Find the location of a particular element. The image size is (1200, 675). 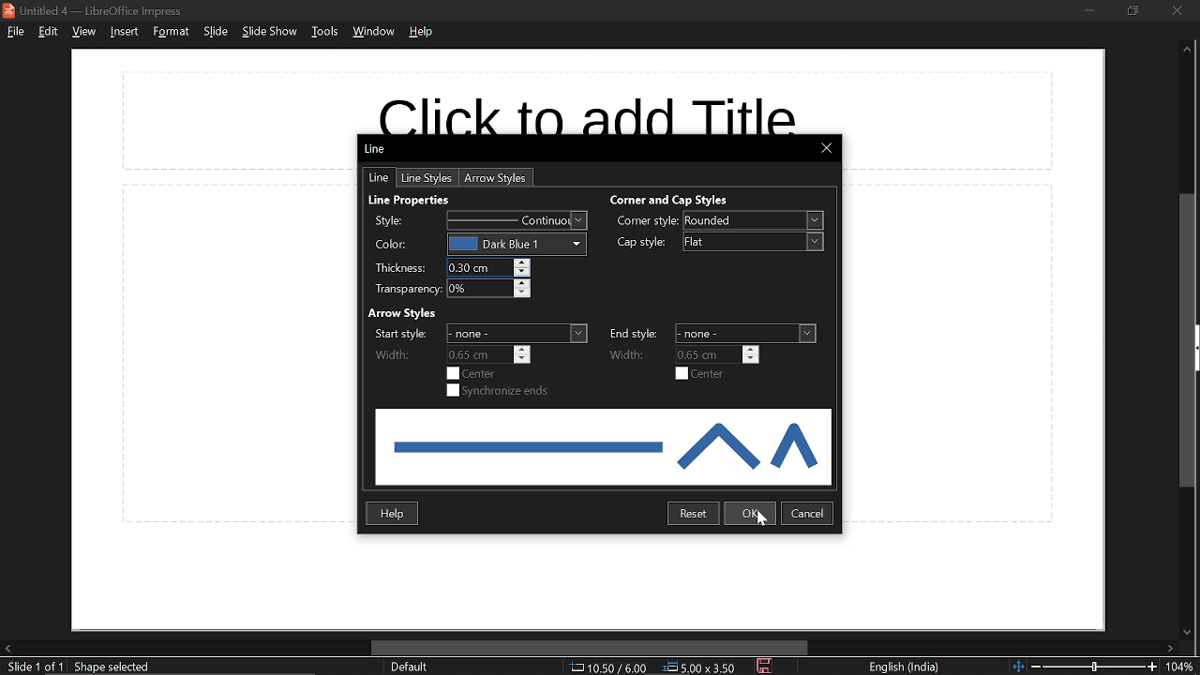

minimize is located at coordinates (1086, 9).